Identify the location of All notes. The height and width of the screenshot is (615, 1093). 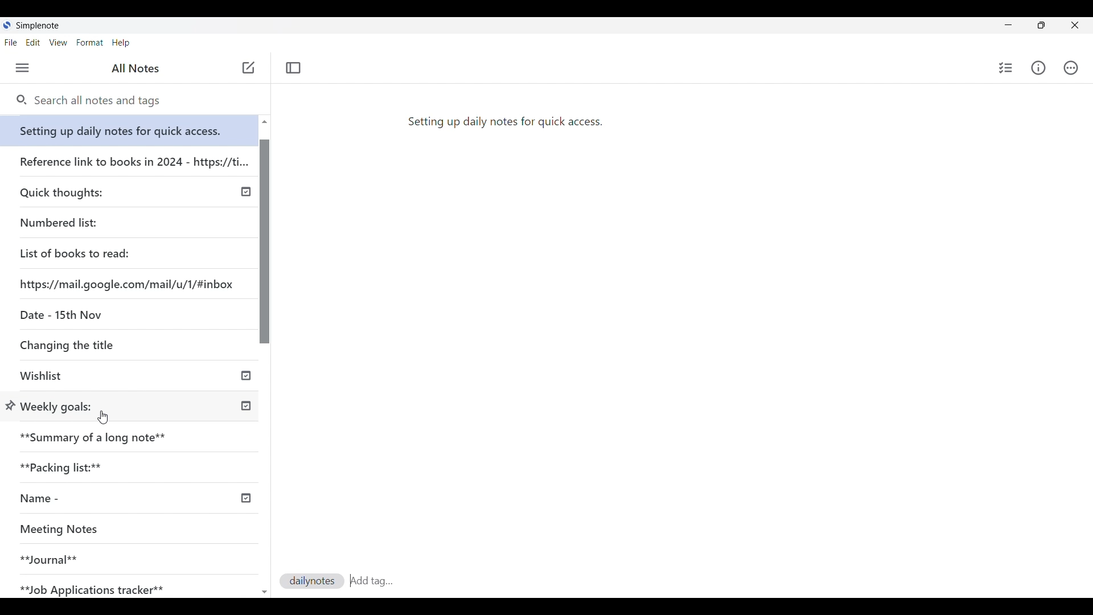
(135, 68).